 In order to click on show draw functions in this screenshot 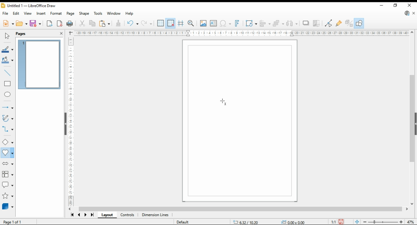, I will do `click(359, 23)`.